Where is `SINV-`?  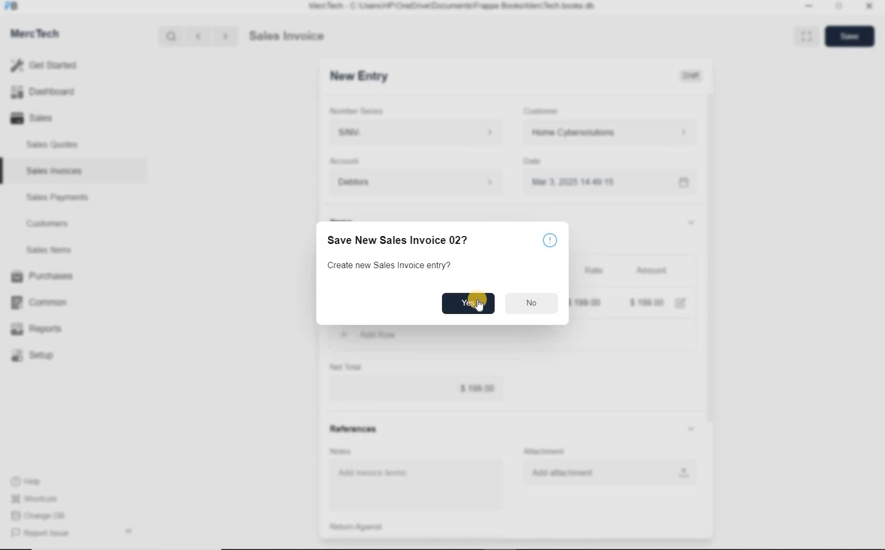
SINV- is located at coordinates (415, 133).